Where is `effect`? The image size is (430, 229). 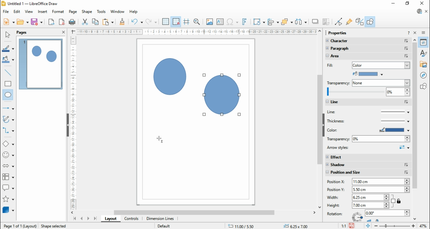
effect is located at coordinates (368, 157).